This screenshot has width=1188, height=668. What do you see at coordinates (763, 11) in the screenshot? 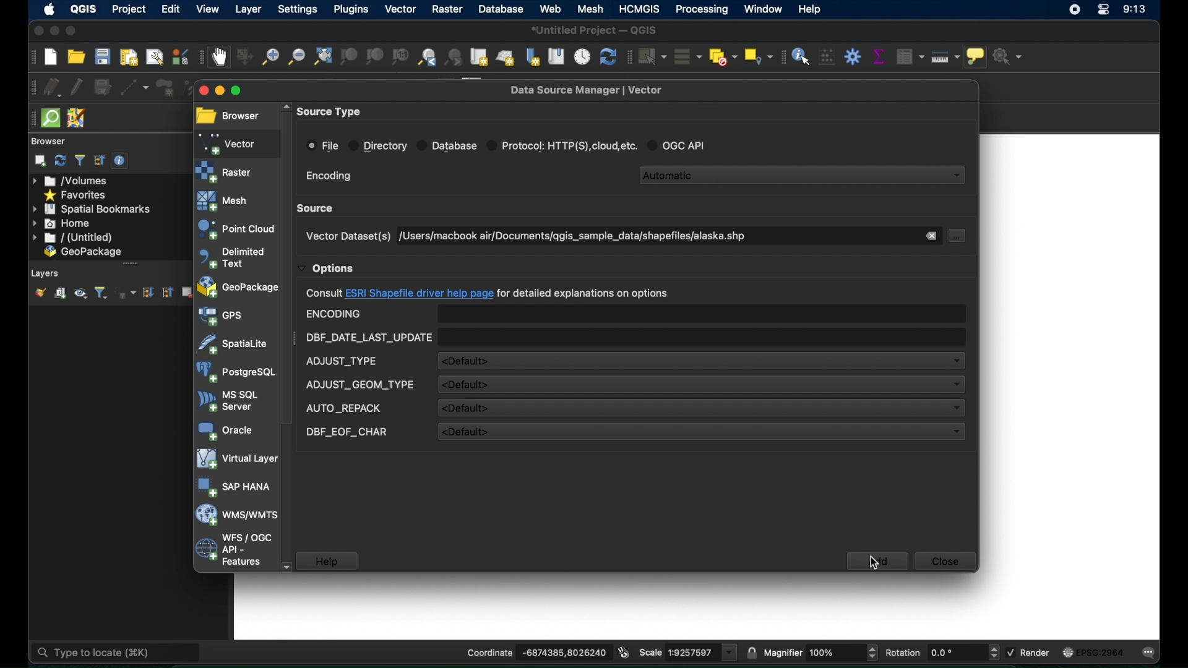
I see `window` at bounding box center [763, 11].